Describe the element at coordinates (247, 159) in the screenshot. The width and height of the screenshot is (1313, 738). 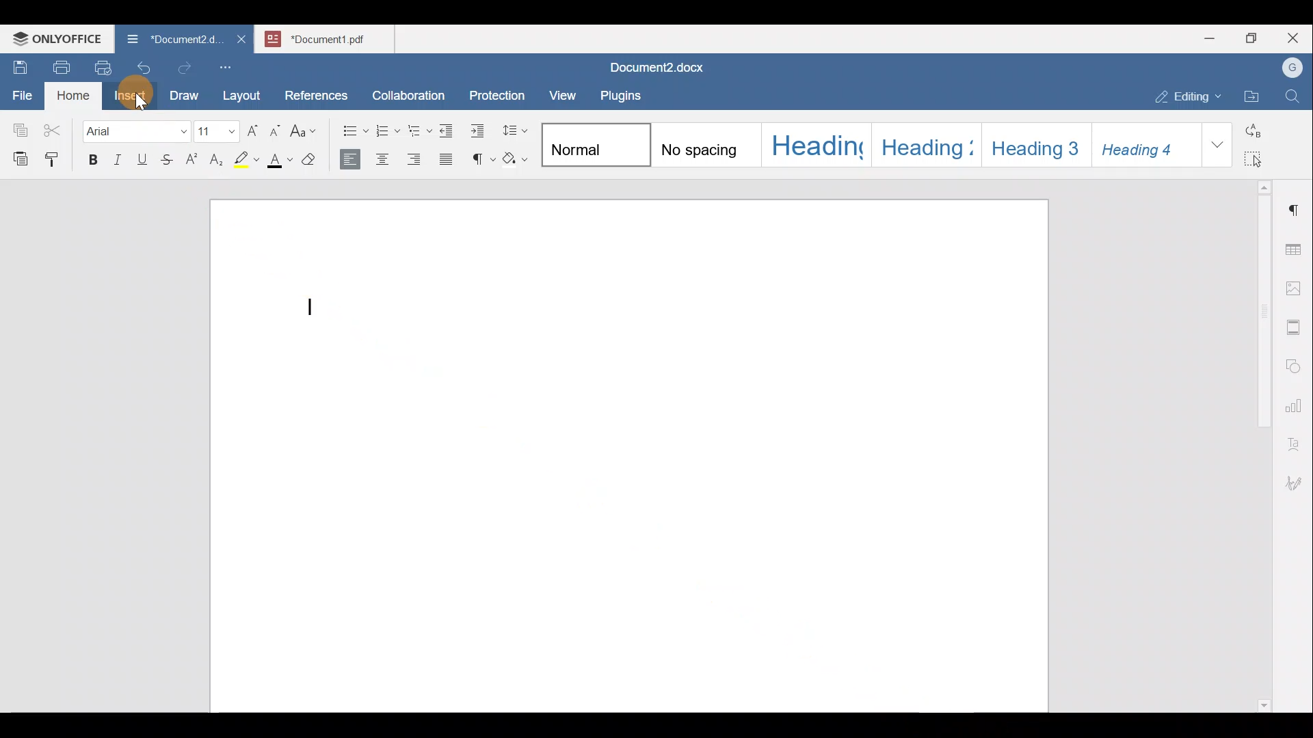
I see `Highlight color` at that location.